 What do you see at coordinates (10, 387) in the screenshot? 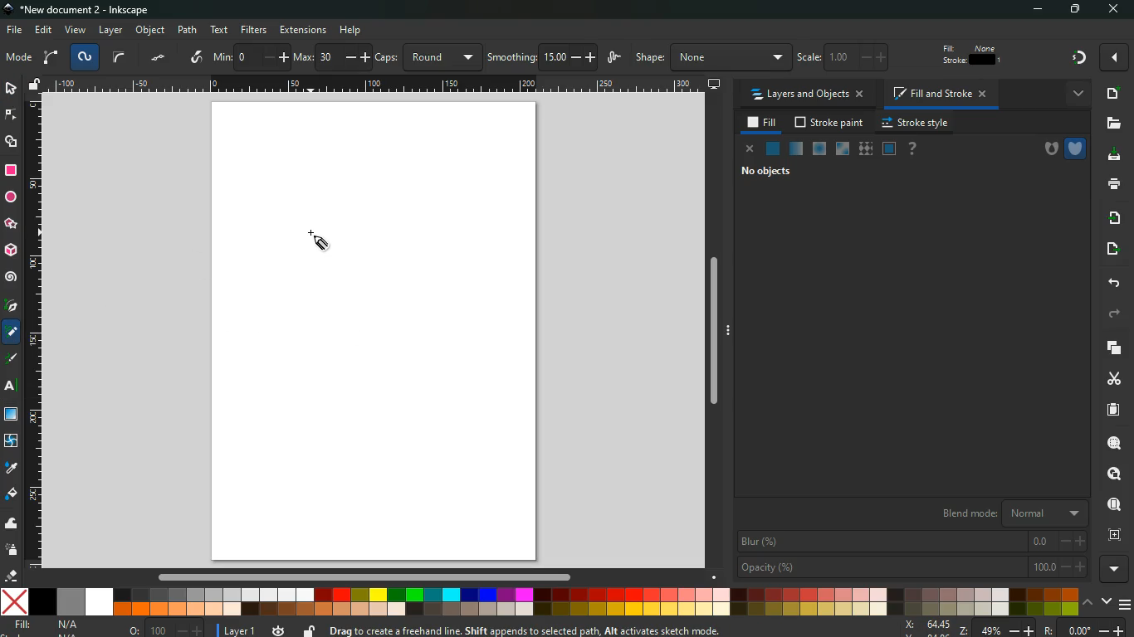
I see `` at bounding box center [10, 387].